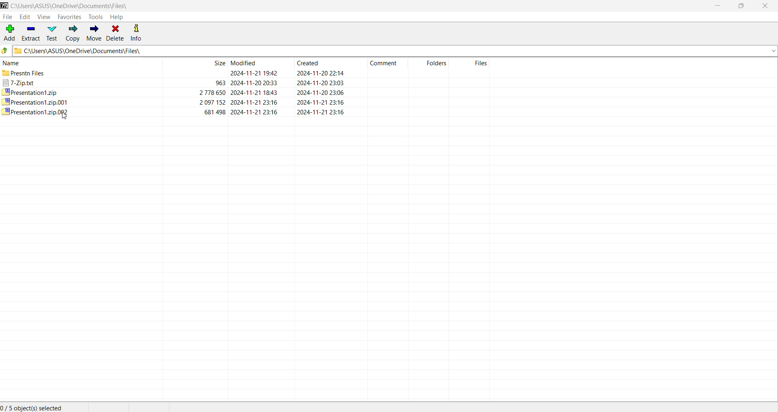  What do you see at coordinates (326, 112) in the screenshot?
I see `2024-11-21 23:16` at bounding box center [326, 112].